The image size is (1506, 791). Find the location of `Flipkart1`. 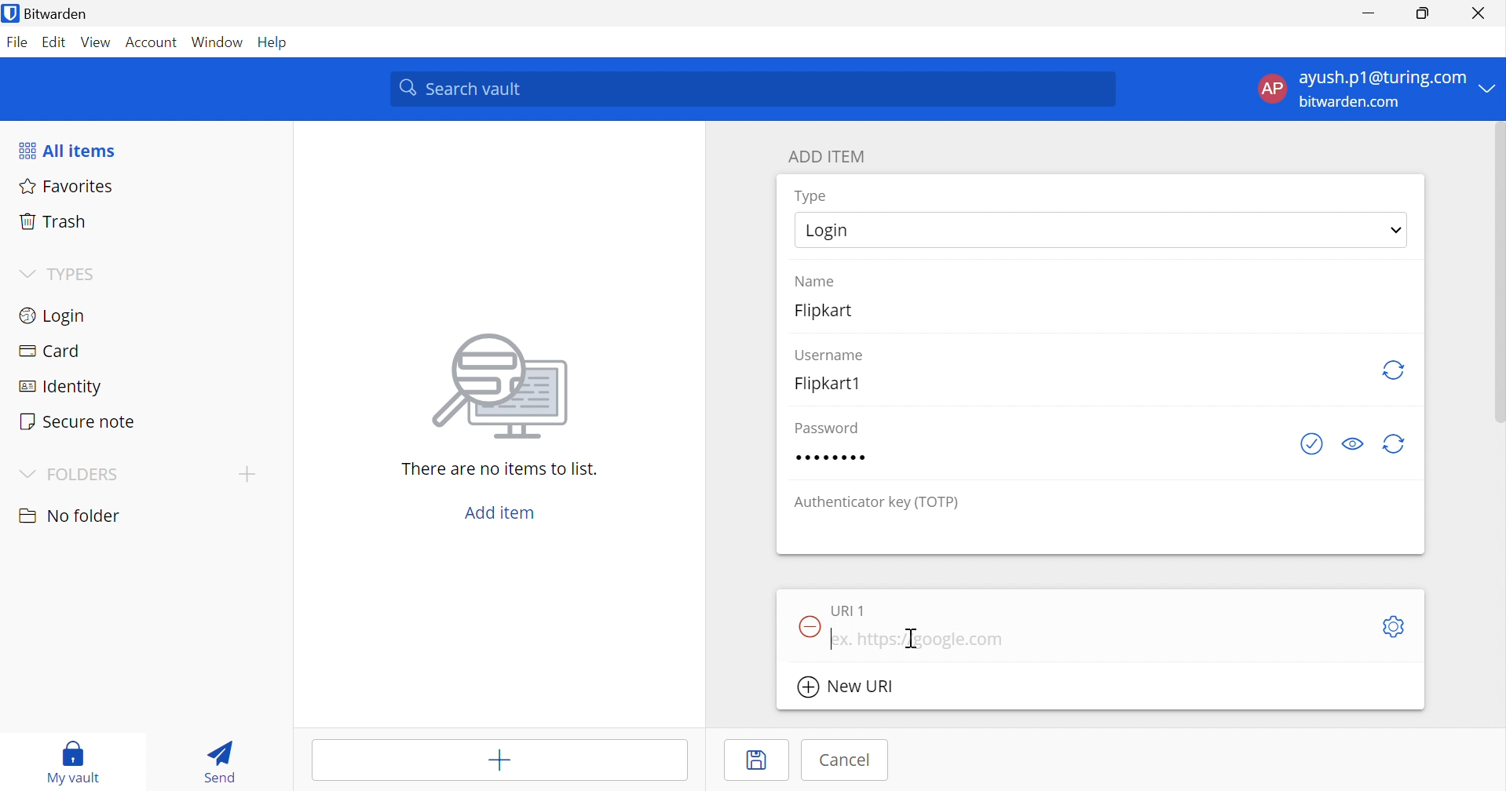

Flipkart1 is located at coordinates (834, 383).